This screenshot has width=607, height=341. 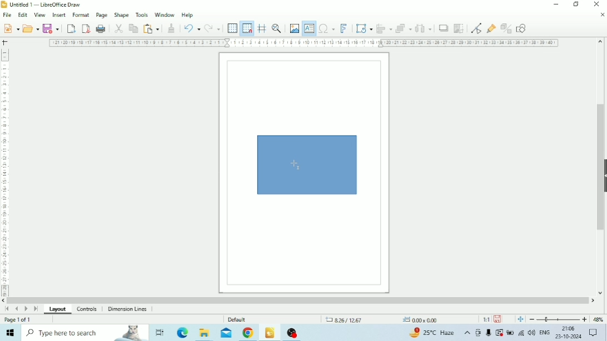 What do you see at coordinates (382, 319) in the screenshot?
I see `Cursor position` at bounding box center [382, 319].